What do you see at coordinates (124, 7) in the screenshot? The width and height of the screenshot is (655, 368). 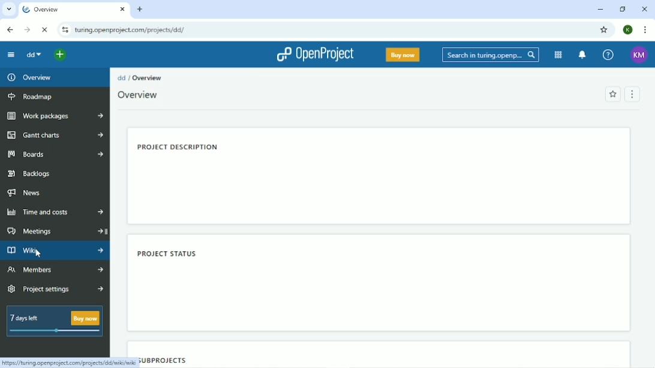 I see `close tab` at bounding box center [124, 7].